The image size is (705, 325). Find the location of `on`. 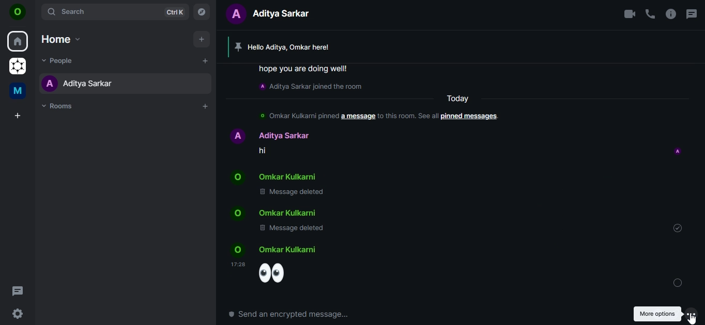

on is located at coordinates (20, 12).